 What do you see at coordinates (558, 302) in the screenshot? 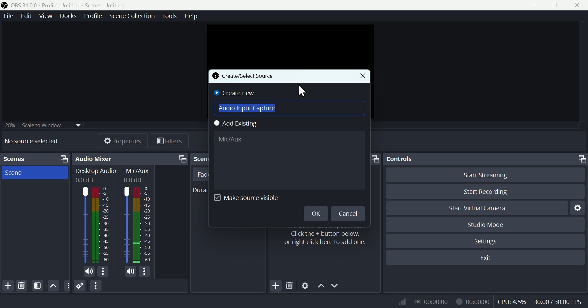
I see `Frame Per Second` at bounding box center [558, 302].